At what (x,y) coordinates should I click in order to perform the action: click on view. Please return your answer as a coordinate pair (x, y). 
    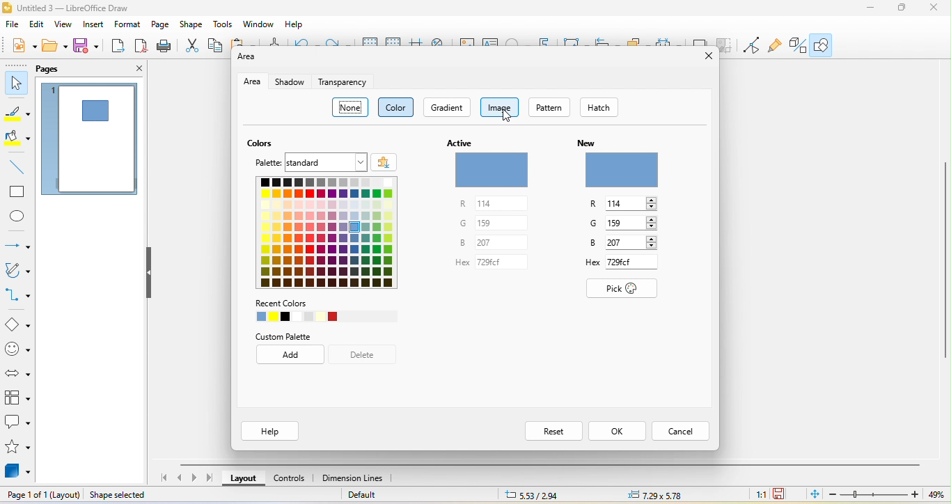
    Looking at the image, I should click on (66, 26).